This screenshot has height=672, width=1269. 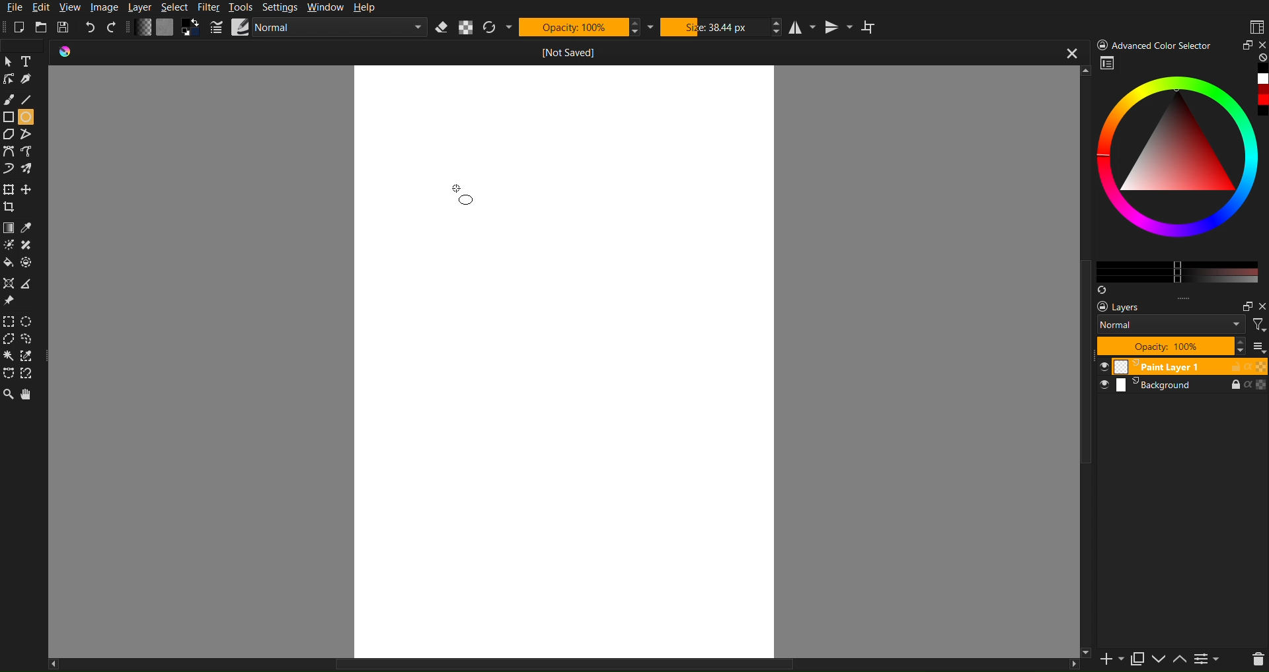 I want to click on new, so click(x=1108, y=661).